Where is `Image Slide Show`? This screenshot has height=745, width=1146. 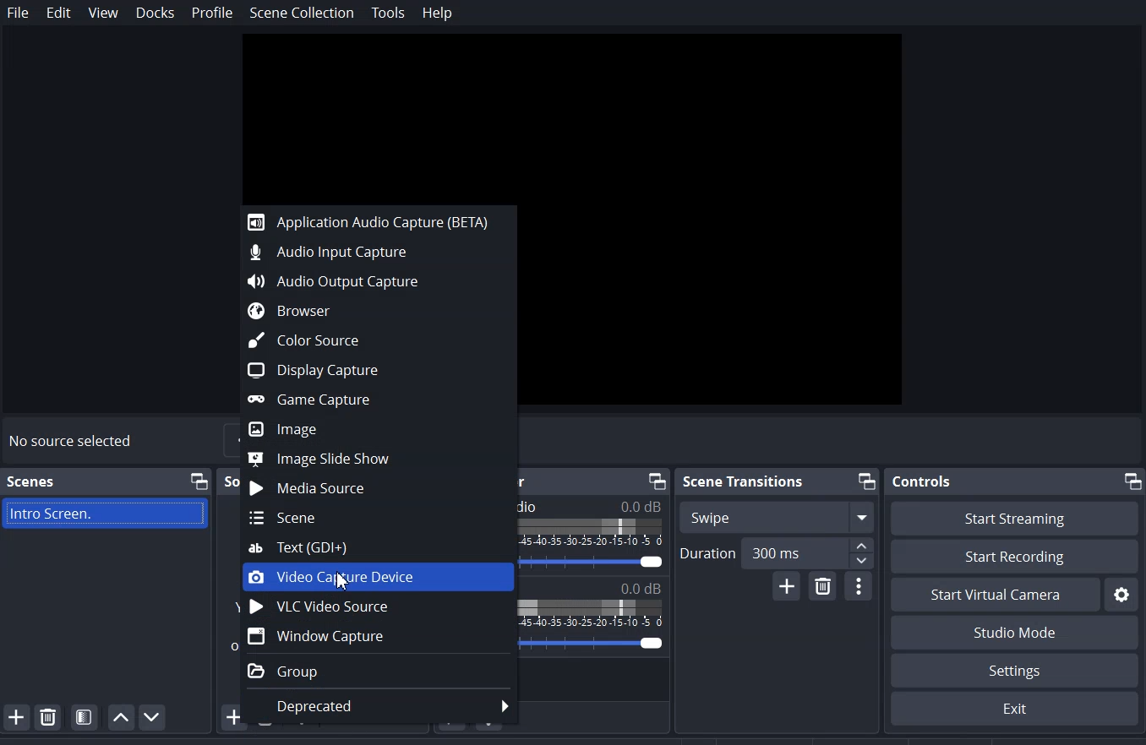 Image Slide Show is located at coordinates (370, 458).